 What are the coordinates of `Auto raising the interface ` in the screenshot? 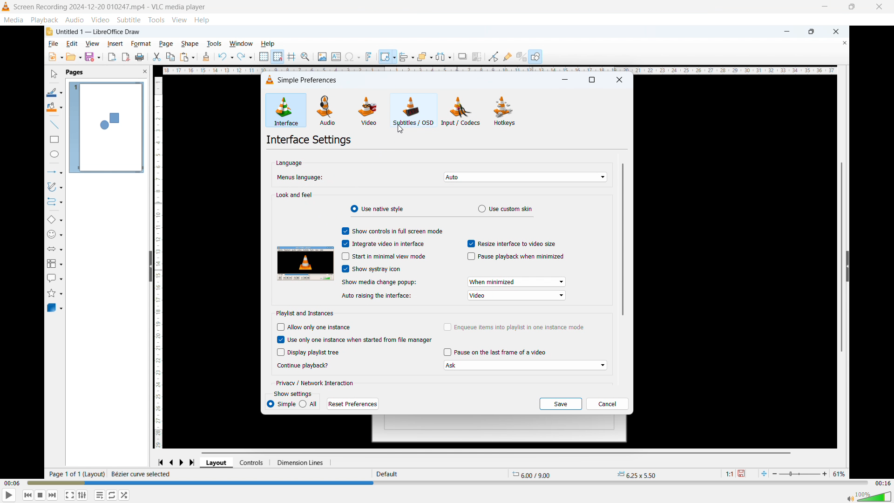 It's located at (517, 296).